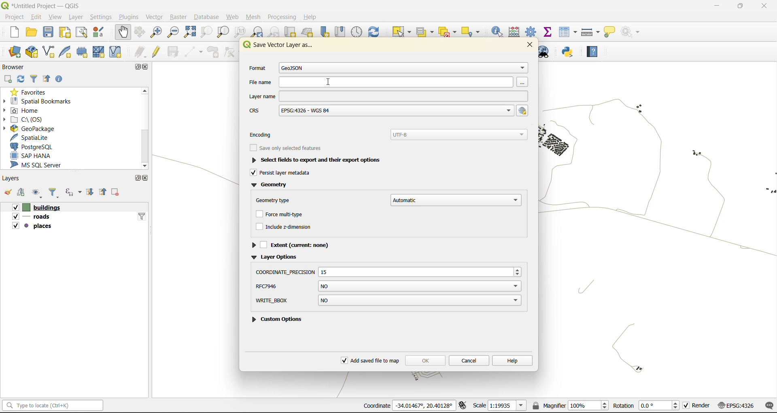 The image size is (777, 413). What do you see at coordinates (284, 225) in the screenshot?
I see `include z dimension` at bounding box center [284, 225].